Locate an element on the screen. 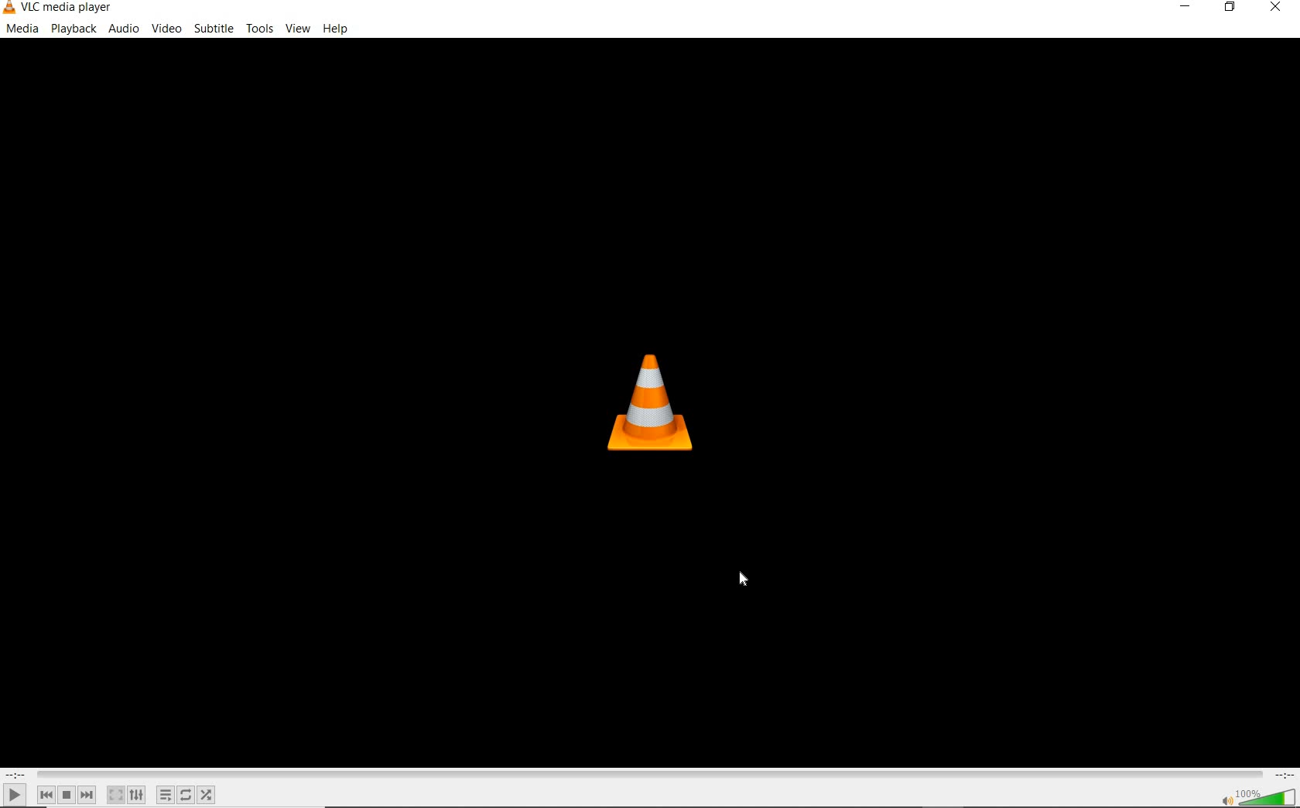 This screenshot has width=1300, height=808. system name is located at coordinates (59, 9).